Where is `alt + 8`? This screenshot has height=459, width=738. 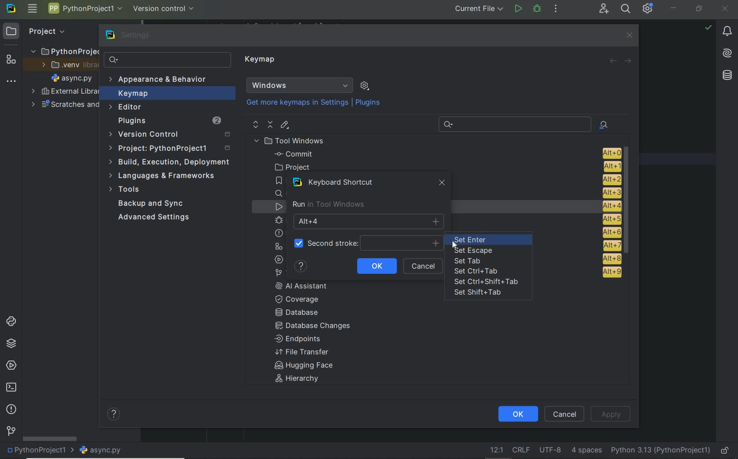
alt + 8 is located at coordinates (611, 259).